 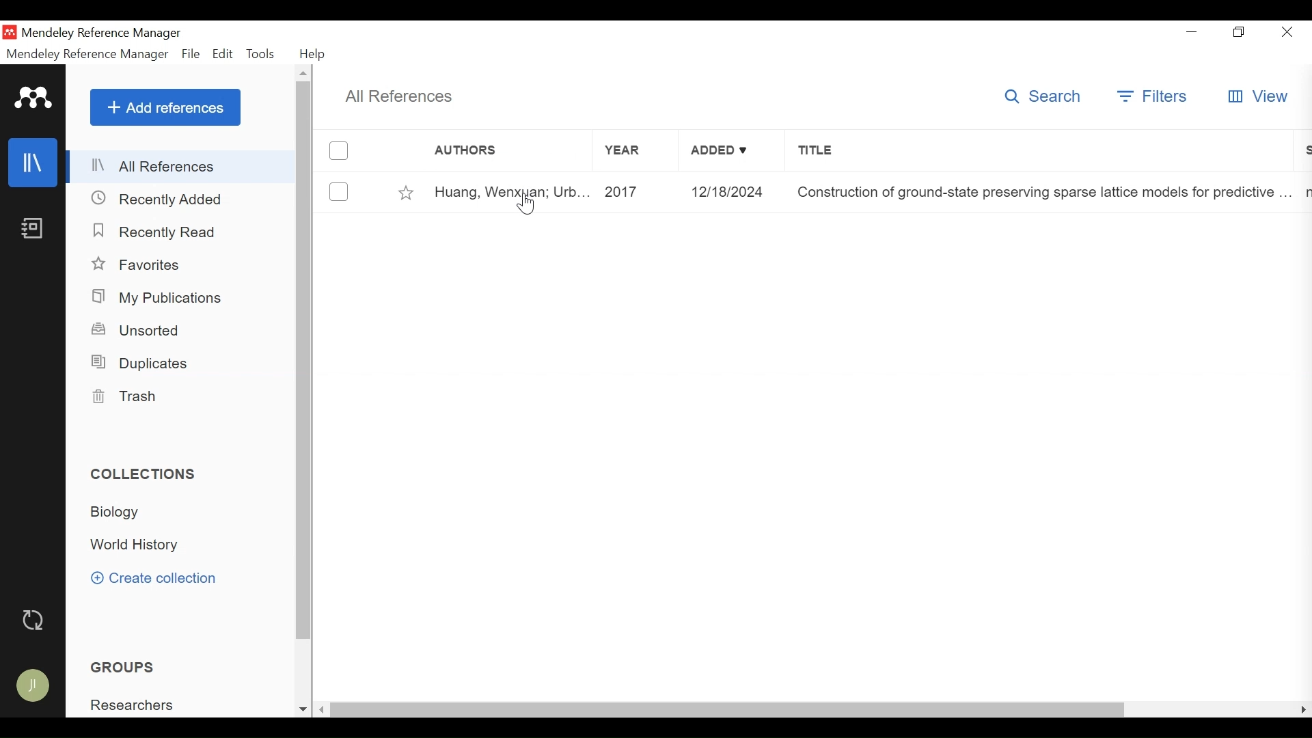 What do you see at coordinates (528, 204) in the screenshot?
I see `Cursor` at bounding box center [528, 204].